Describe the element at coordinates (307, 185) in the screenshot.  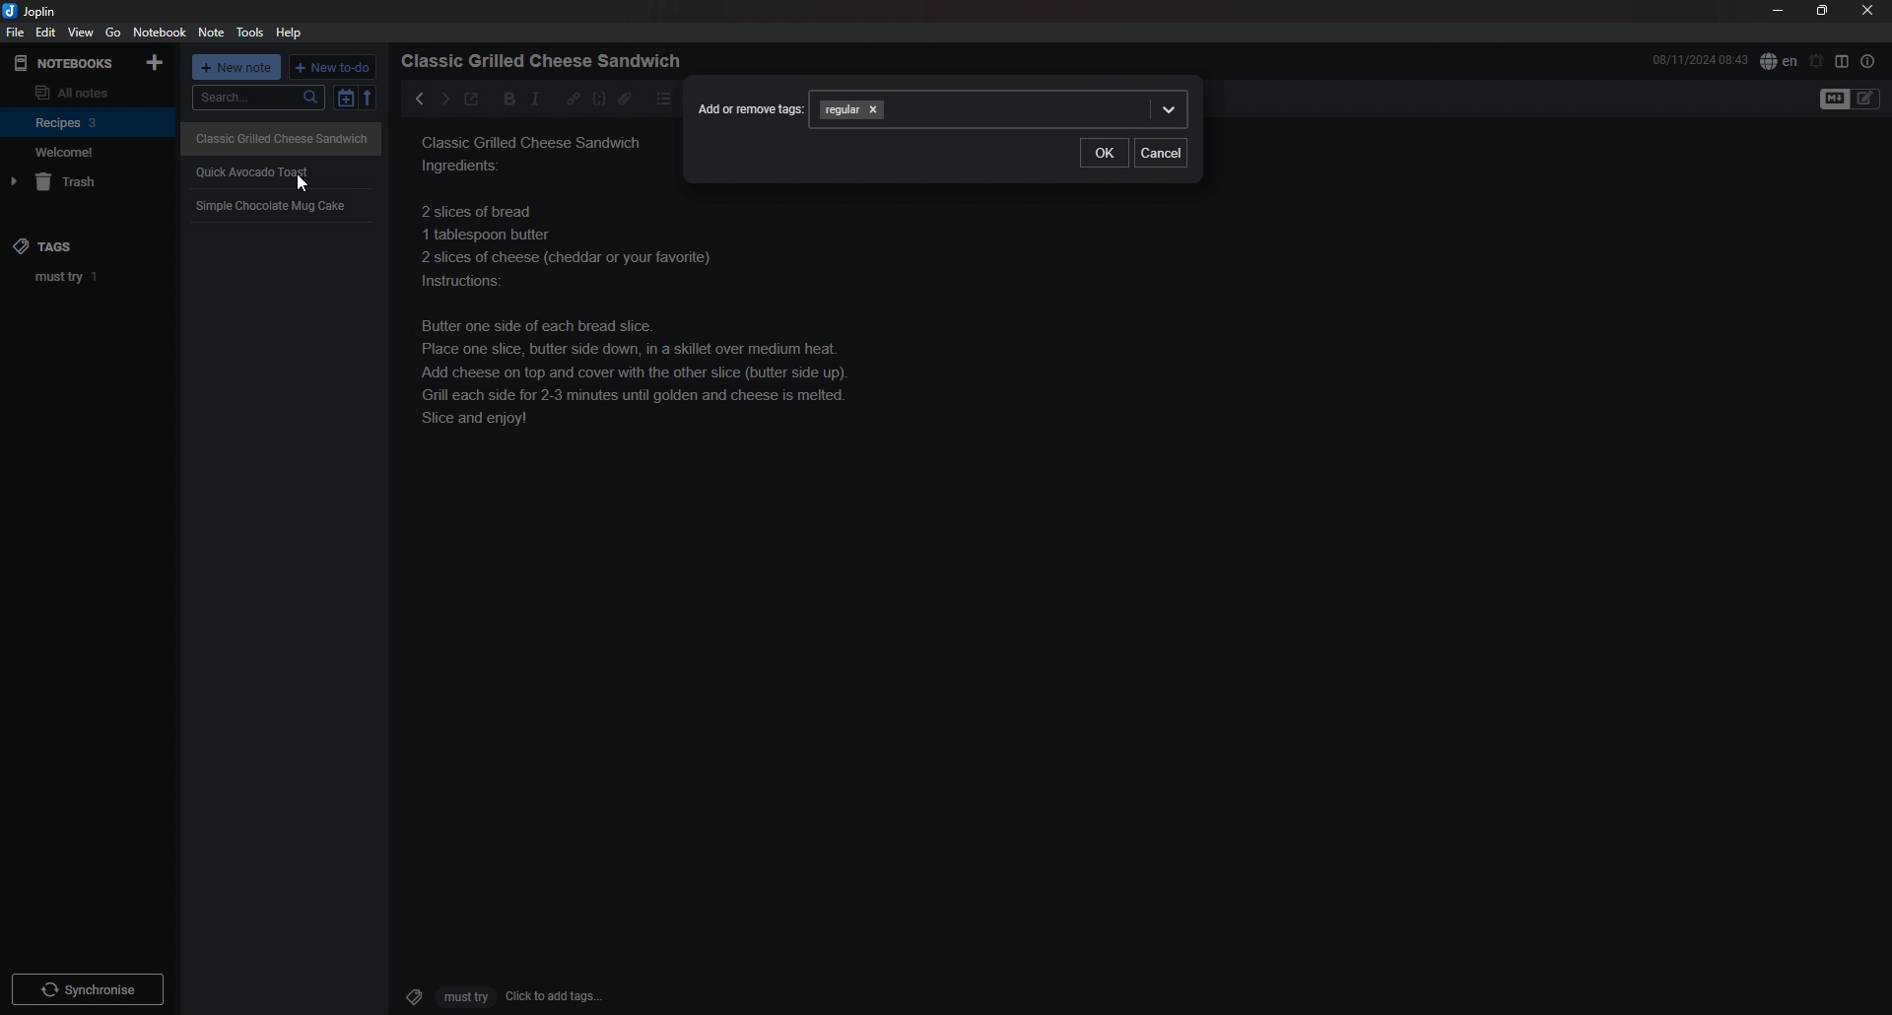
I see `cursor` at that location.